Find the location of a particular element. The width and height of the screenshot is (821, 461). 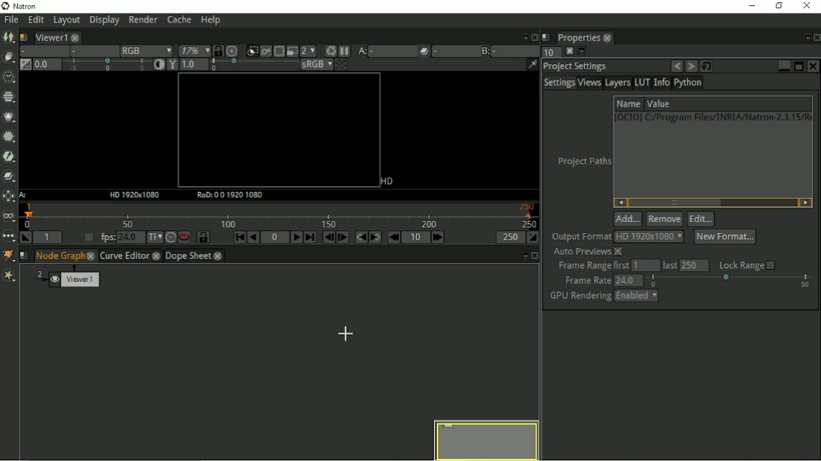

fps is located at coordinates (120, 237).